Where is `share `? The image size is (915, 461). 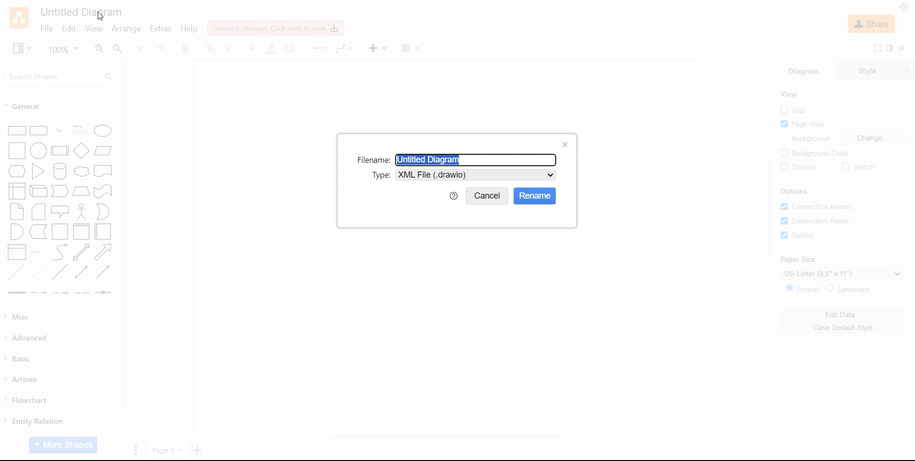 share  is located at coordinates (872, 24).